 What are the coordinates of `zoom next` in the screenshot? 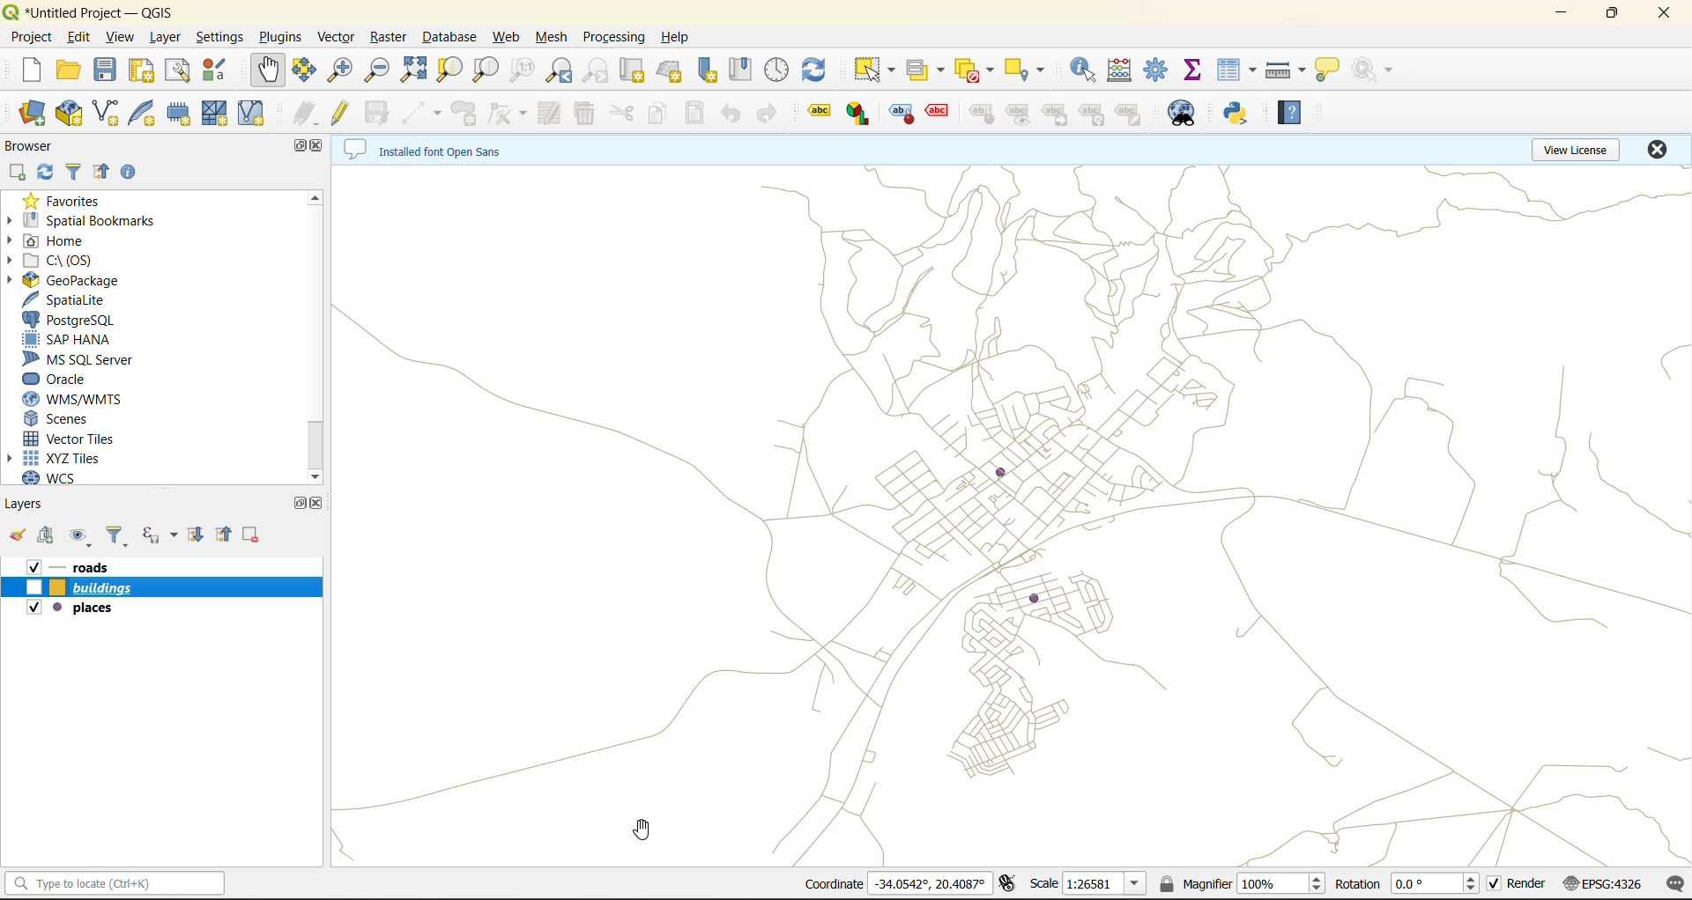 It's located at (600, 70).